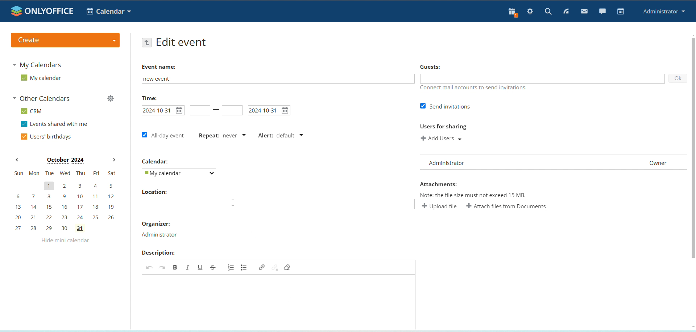  Describe the element at coordinates (200, 267) in the screenshot. I see `underline` at that location.